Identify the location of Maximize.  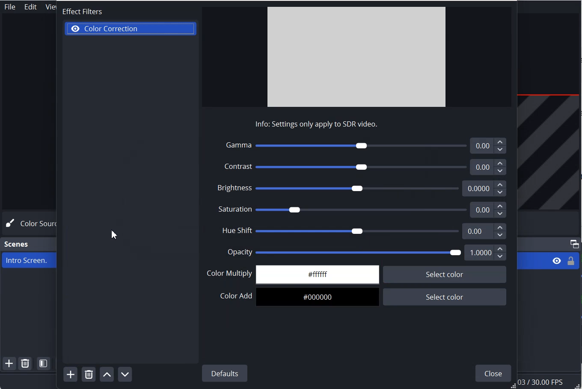
(574, 244).